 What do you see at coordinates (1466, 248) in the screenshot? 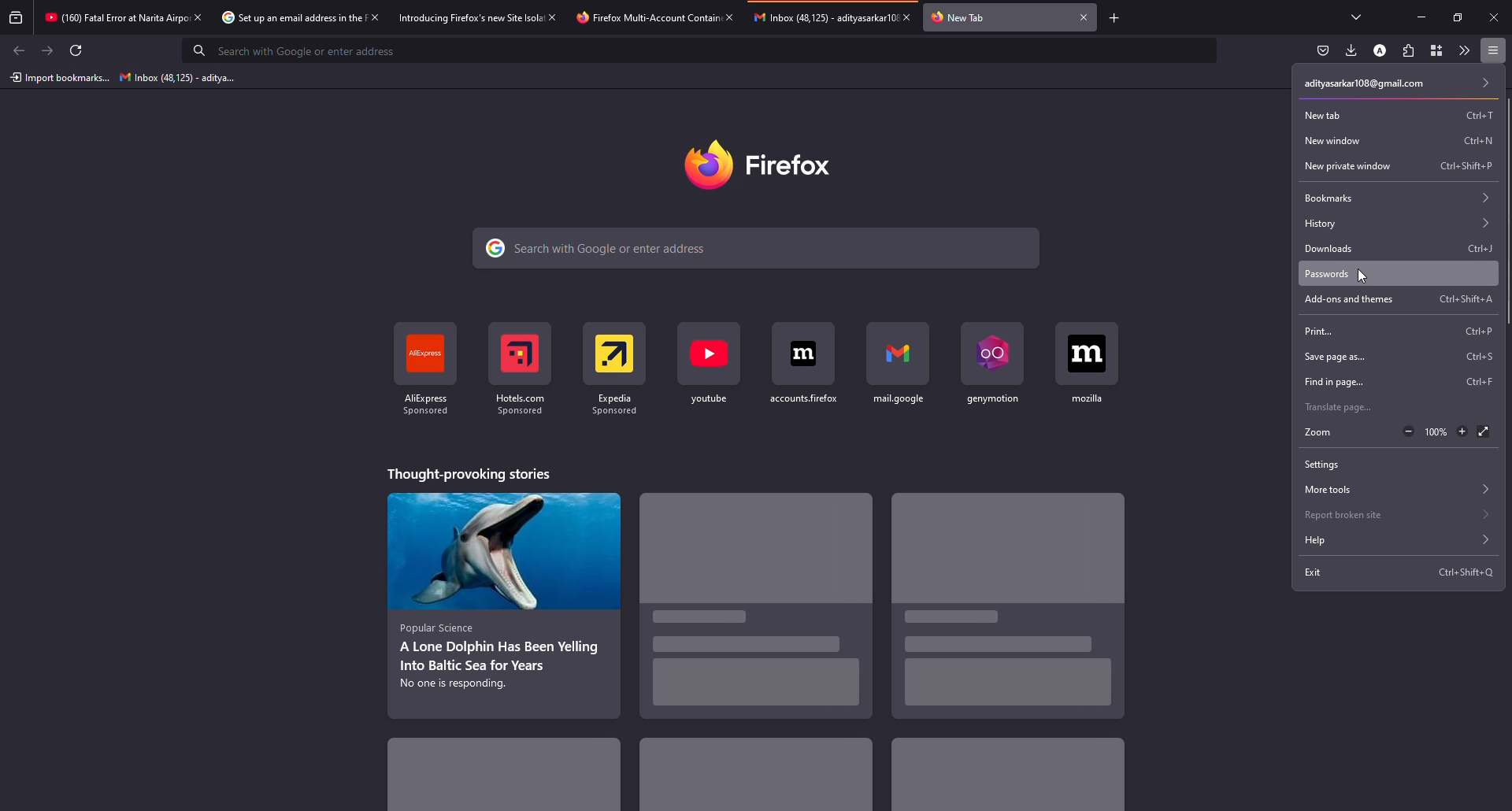
I see `shortcut` at bounding box center [1466, 248].